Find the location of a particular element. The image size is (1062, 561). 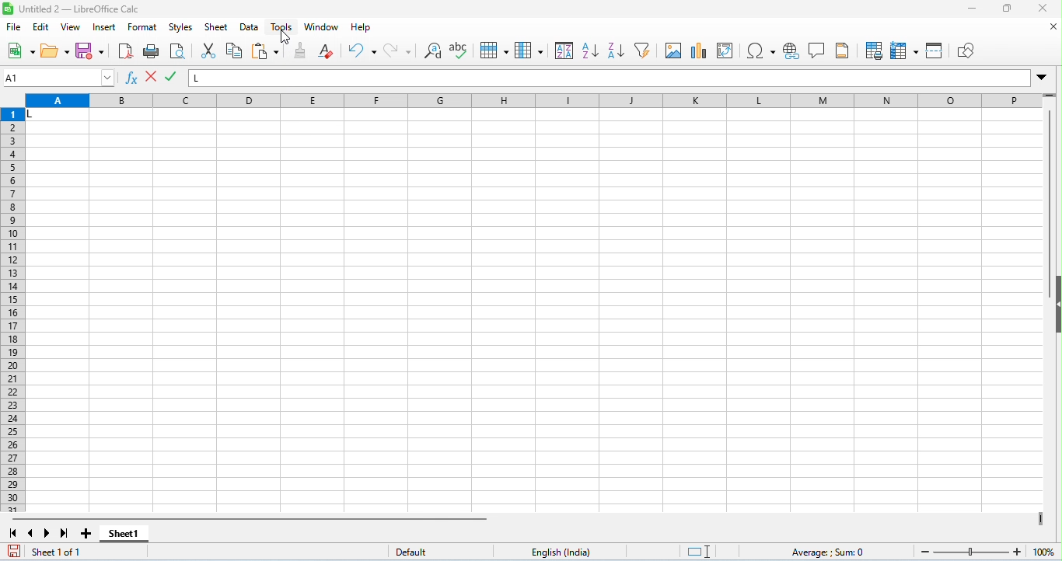

row numbers is located at coordinates (14, 310).